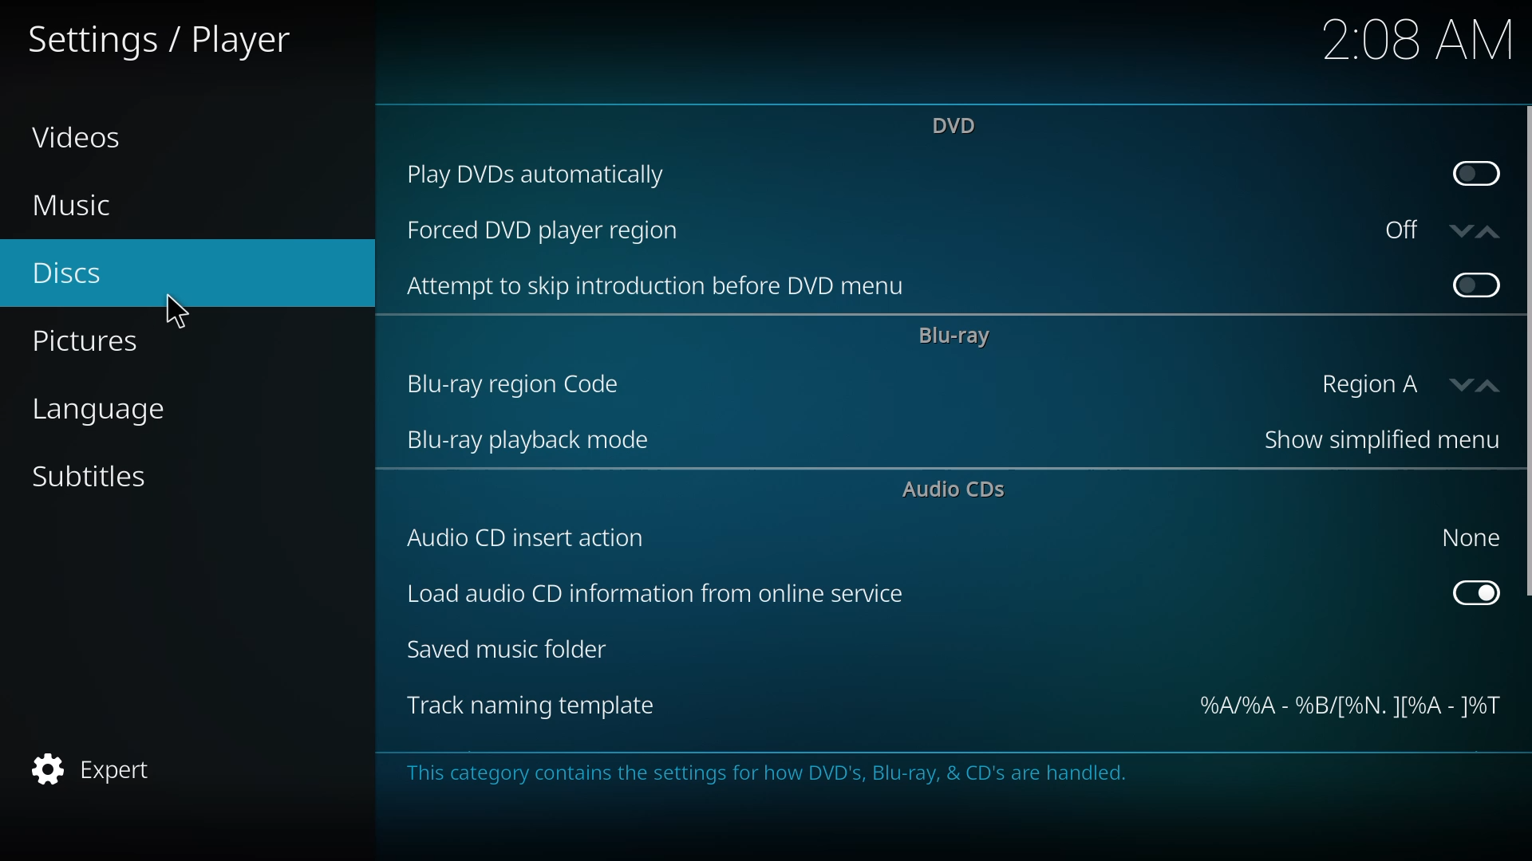 This screenshot has height=861, width=1532. Describe the element at coordinates (1371, 442) in the screenshot. I see `show simplified menu` at that location.